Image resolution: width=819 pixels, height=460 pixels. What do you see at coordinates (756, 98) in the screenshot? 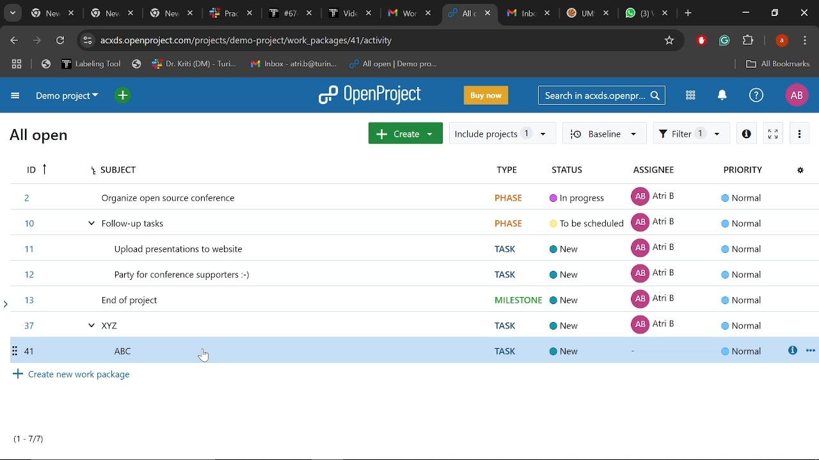
I see `Help` at bounding box center [756, 98].